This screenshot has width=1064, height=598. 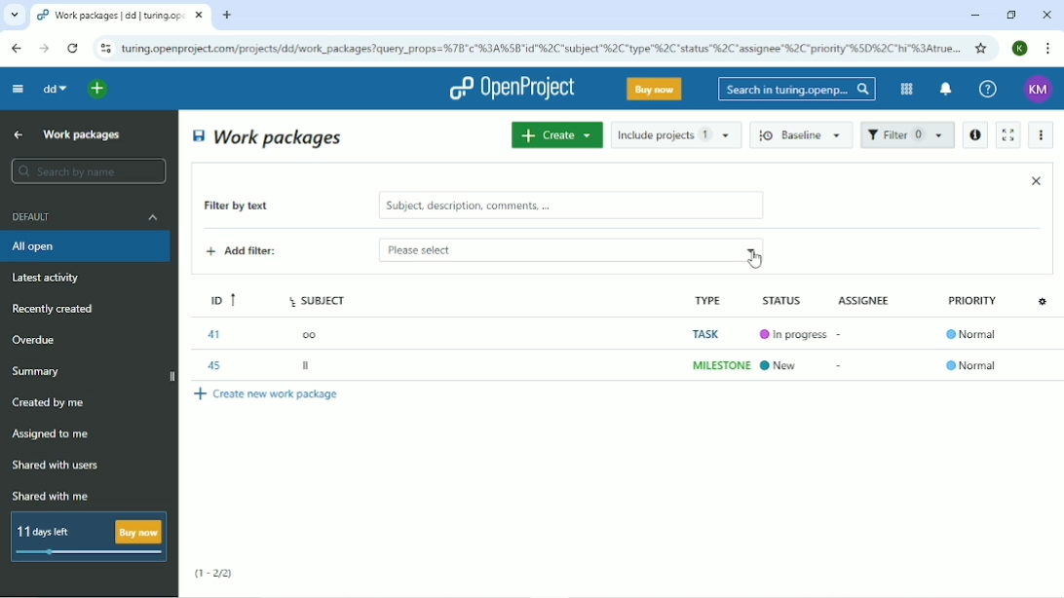 What do you see at coordinates (1043, 135) in the screenshot?
I see `More actions` at bounding box center [1043, 135].